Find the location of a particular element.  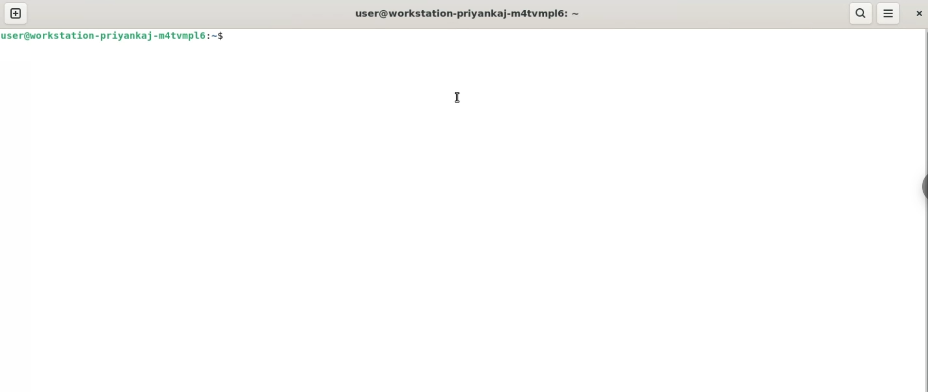

cursor is located at coordinates (457, 98).